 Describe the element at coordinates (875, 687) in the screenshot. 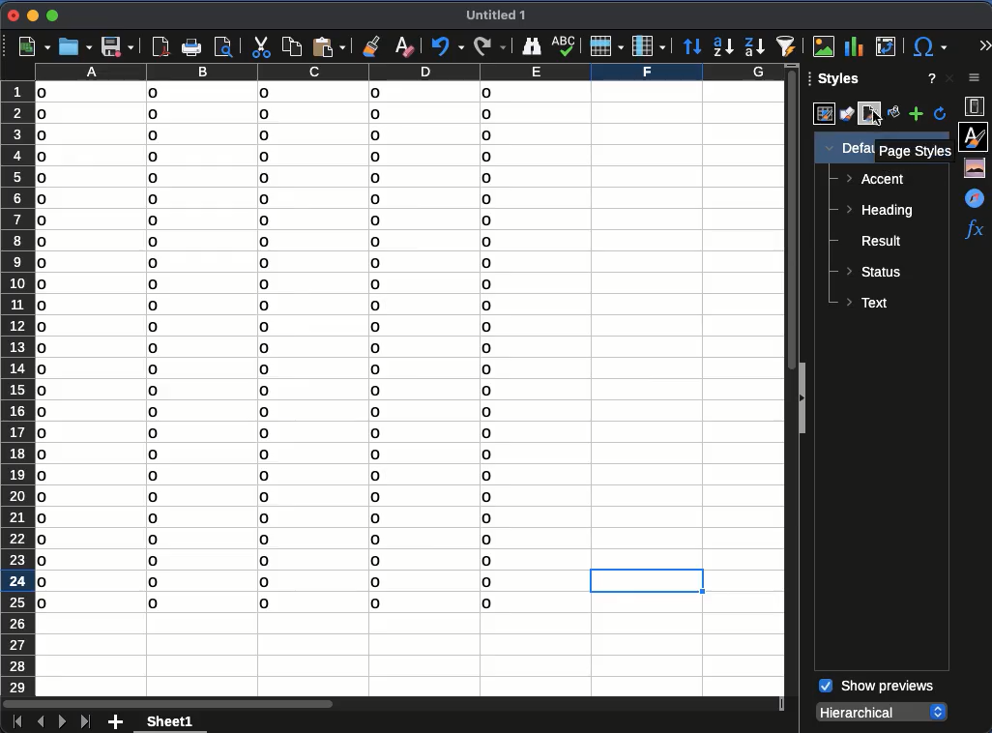

I see `show previews` at that location.